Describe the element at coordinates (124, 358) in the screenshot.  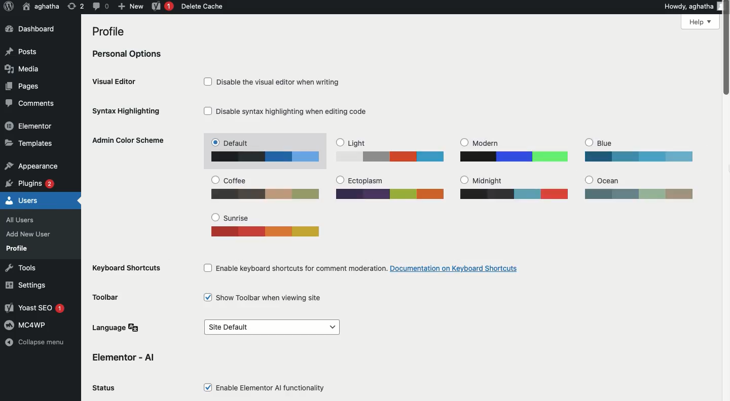
I see `Elementor AI` at that location.